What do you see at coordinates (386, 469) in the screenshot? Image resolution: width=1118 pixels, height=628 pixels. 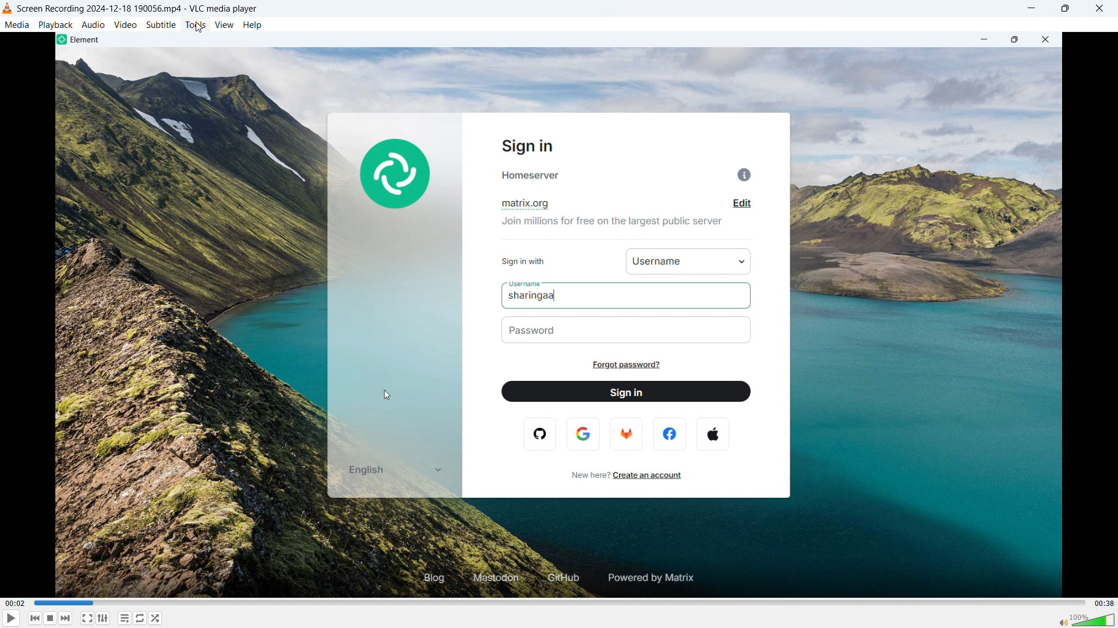 I see `english` at bounding box center [386, 469].